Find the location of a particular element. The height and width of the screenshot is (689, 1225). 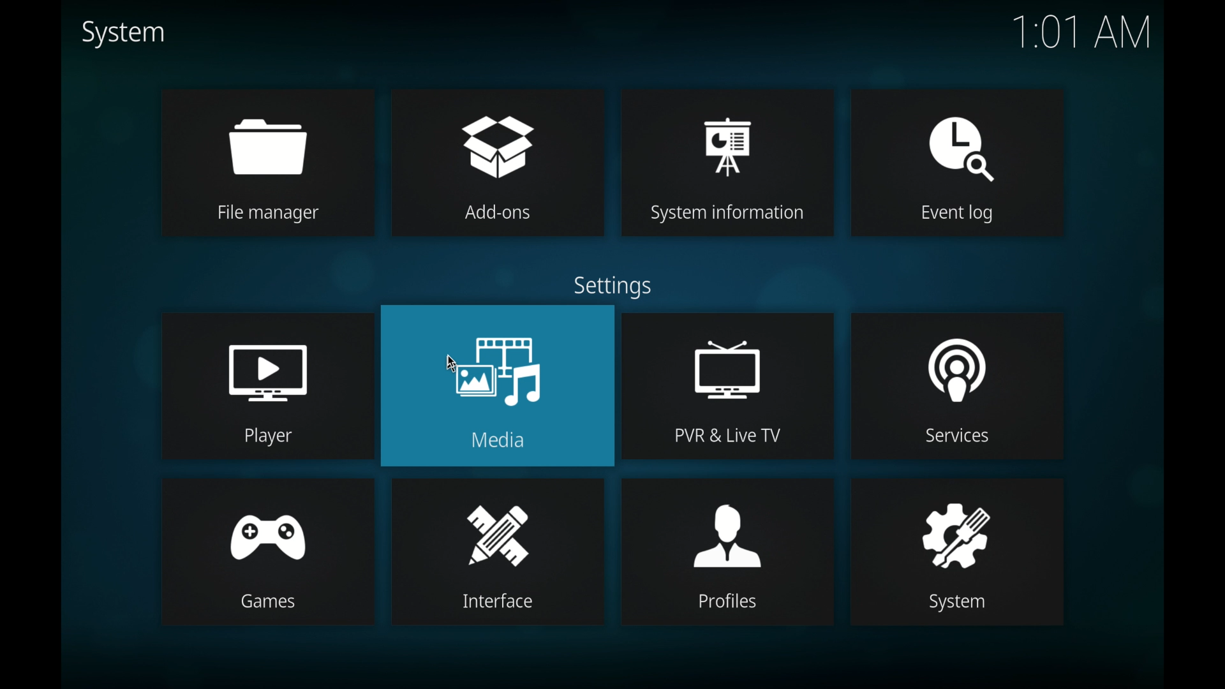

services is located at coordinates (956, 361).